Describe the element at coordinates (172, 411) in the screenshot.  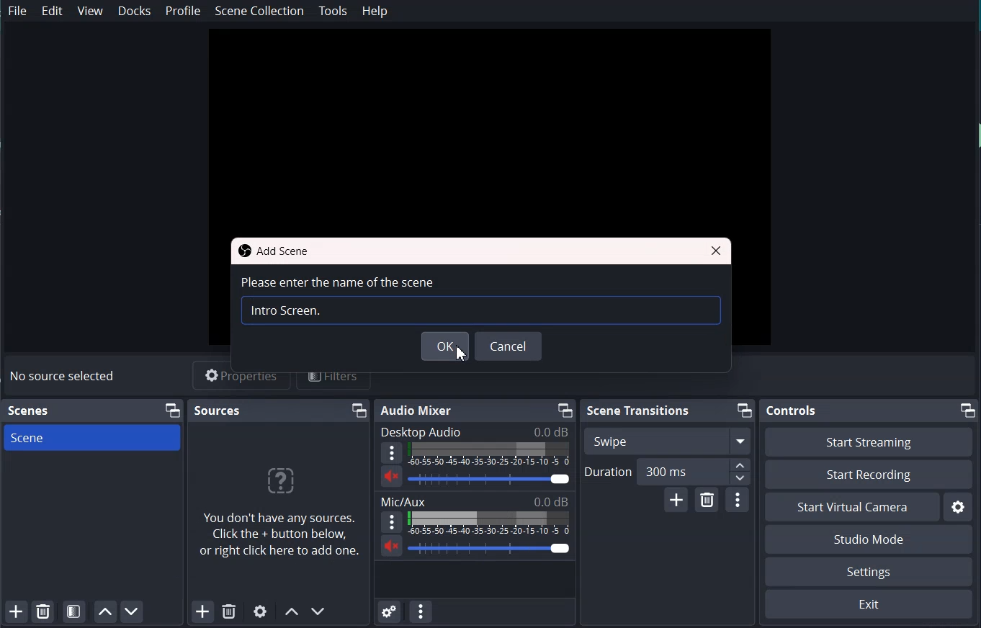
I see `Maximize` at that location.